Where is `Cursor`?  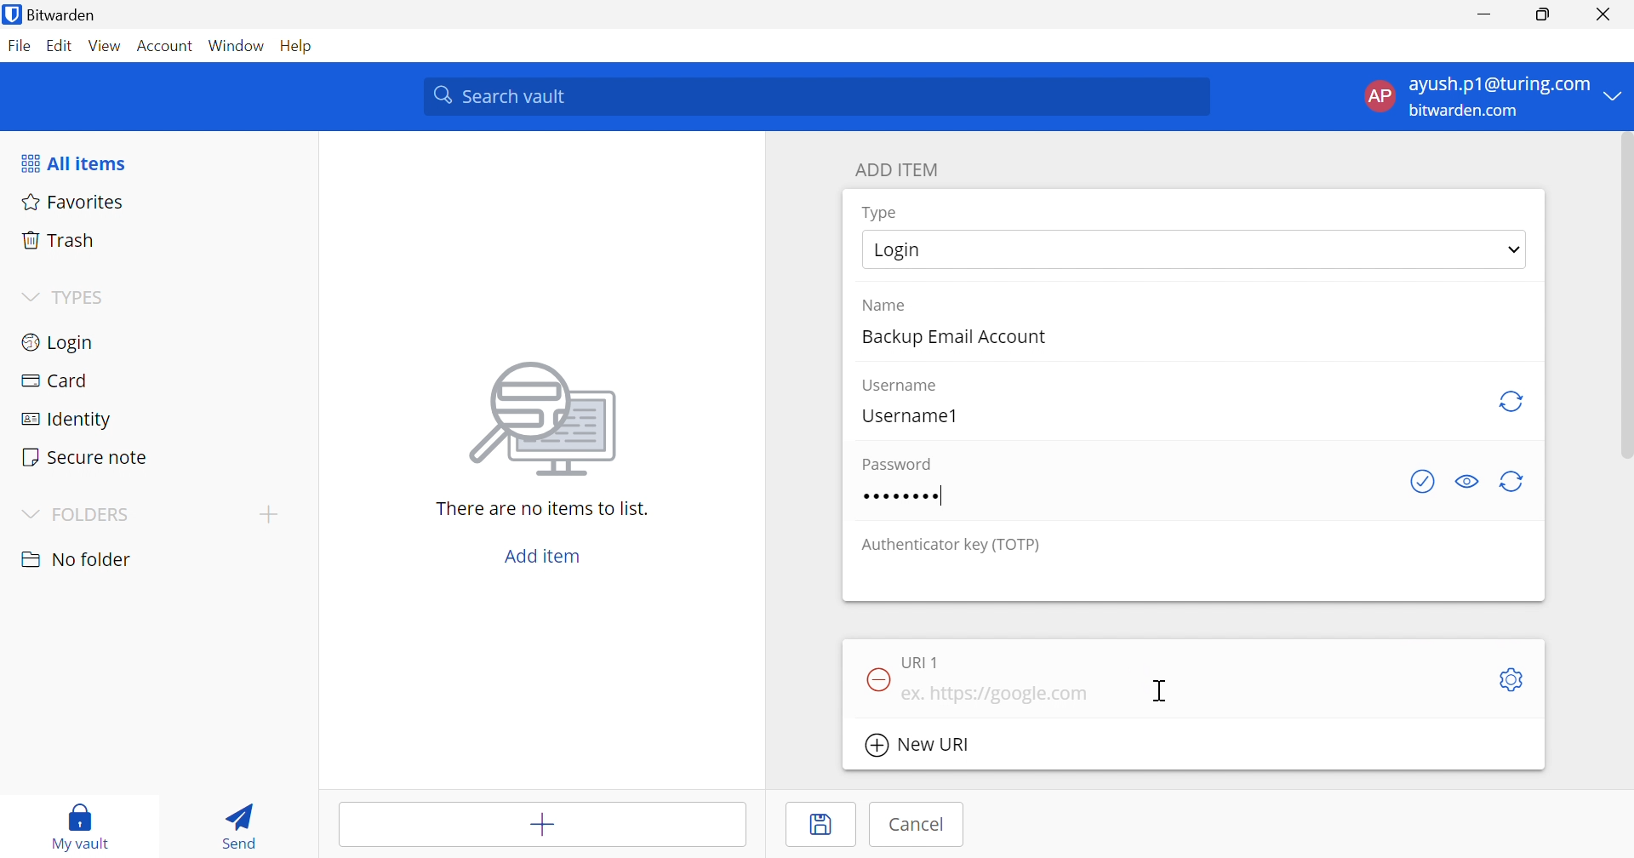
Cursor is located at coordinates (1162, 691).